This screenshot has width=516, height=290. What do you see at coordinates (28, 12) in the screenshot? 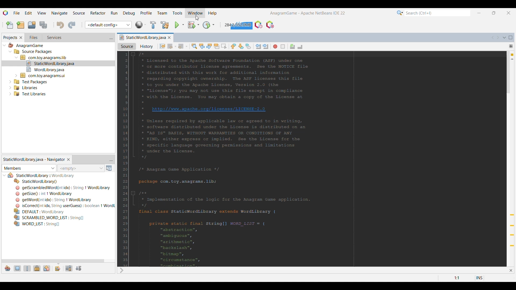
I see `Edit menu` at bounding box center [28, 12].